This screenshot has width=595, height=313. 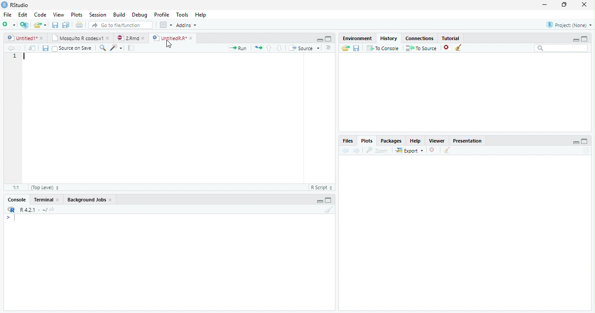 What do you see at coordinates (103, 48) in the screenshot?
I see `Find/Replace` at bounding box center [103, 48].